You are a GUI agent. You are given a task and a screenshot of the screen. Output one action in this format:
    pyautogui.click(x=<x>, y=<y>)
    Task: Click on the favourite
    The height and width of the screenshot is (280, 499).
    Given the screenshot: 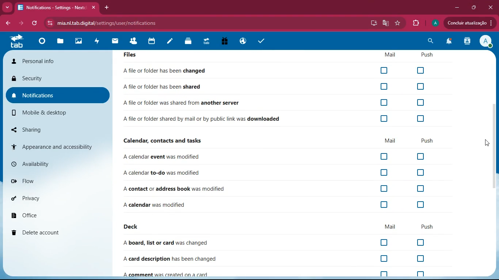 What is the action you would take?
    pyautogui.click(x=399, y=24)
    